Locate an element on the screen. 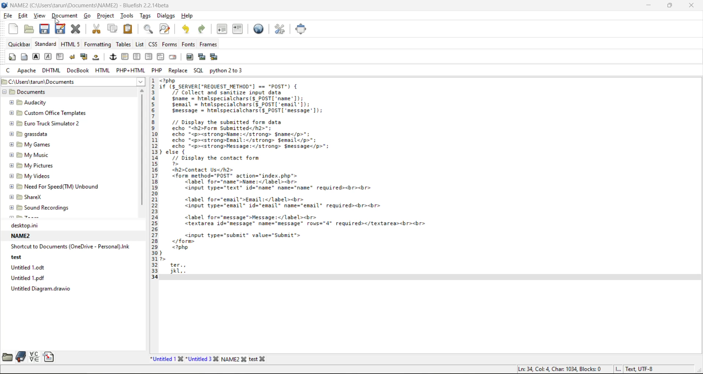  code editor is located at coordinates (298, 180).